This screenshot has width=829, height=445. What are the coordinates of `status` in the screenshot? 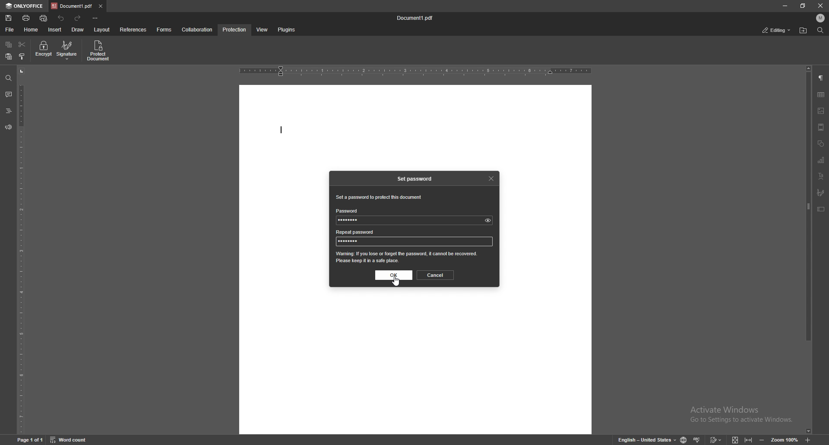 It's located at (777, 30).